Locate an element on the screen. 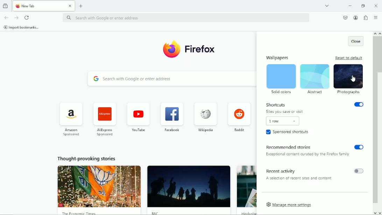 This screenshot has height=215, width=382. Scroll bar is located at coordinates (380, 61).